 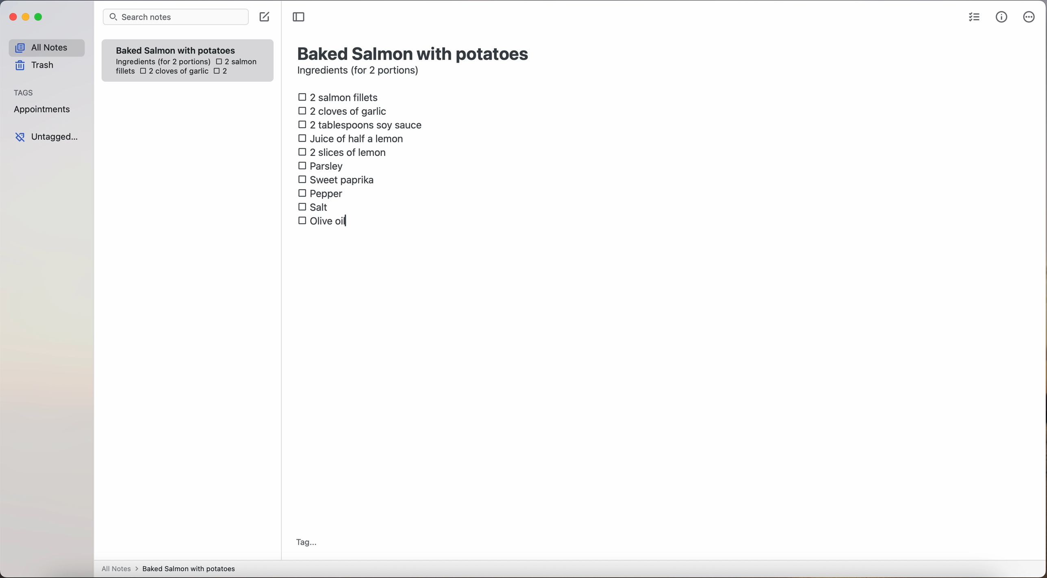 What do you see at coordinates (162, 62) in the screenshot?
I see `ingredientes (for 2 portions)` at bounding box center [162, 62].